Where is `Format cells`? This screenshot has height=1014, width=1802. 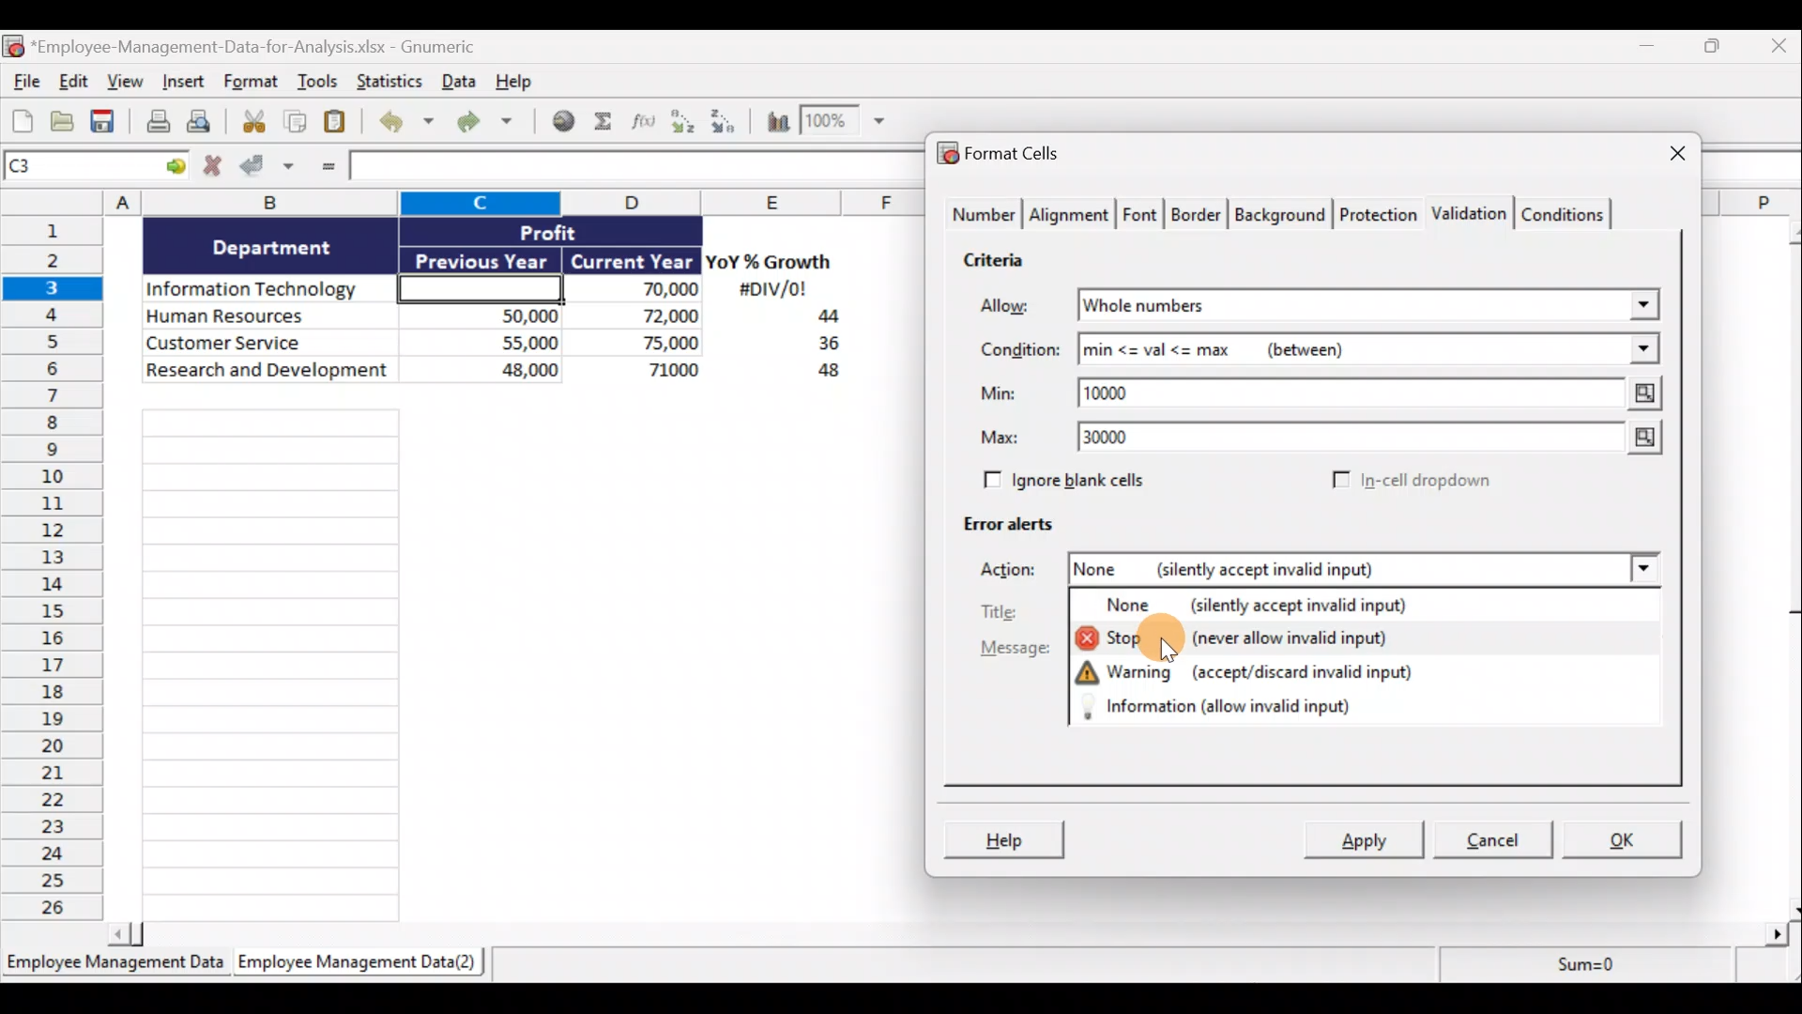
Format cells is located at coordinates (1004, 156).